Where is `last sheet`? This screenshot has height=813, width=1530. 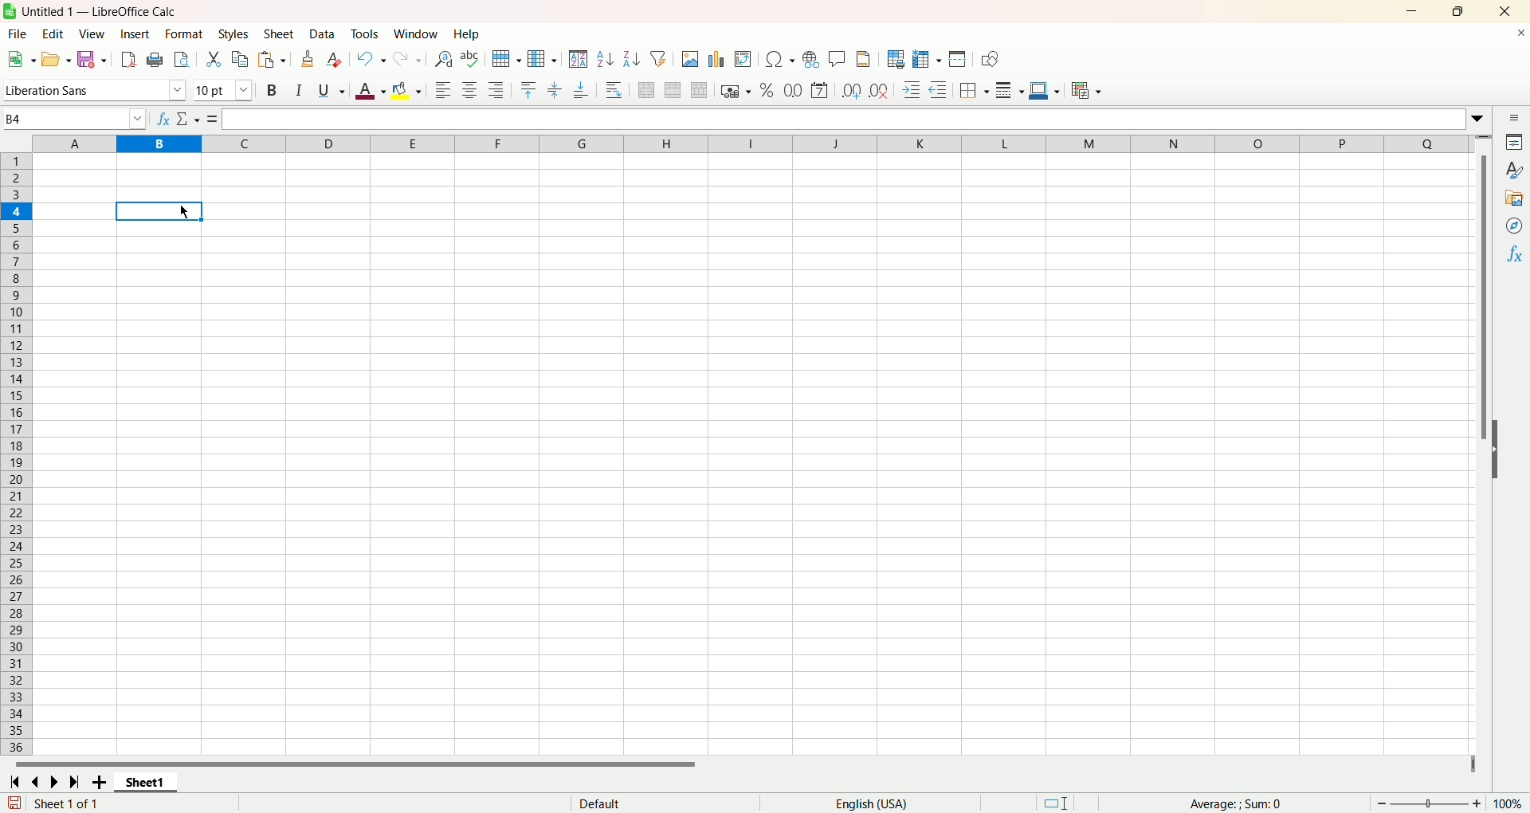 last sheet is located at coordinates (76, 782).